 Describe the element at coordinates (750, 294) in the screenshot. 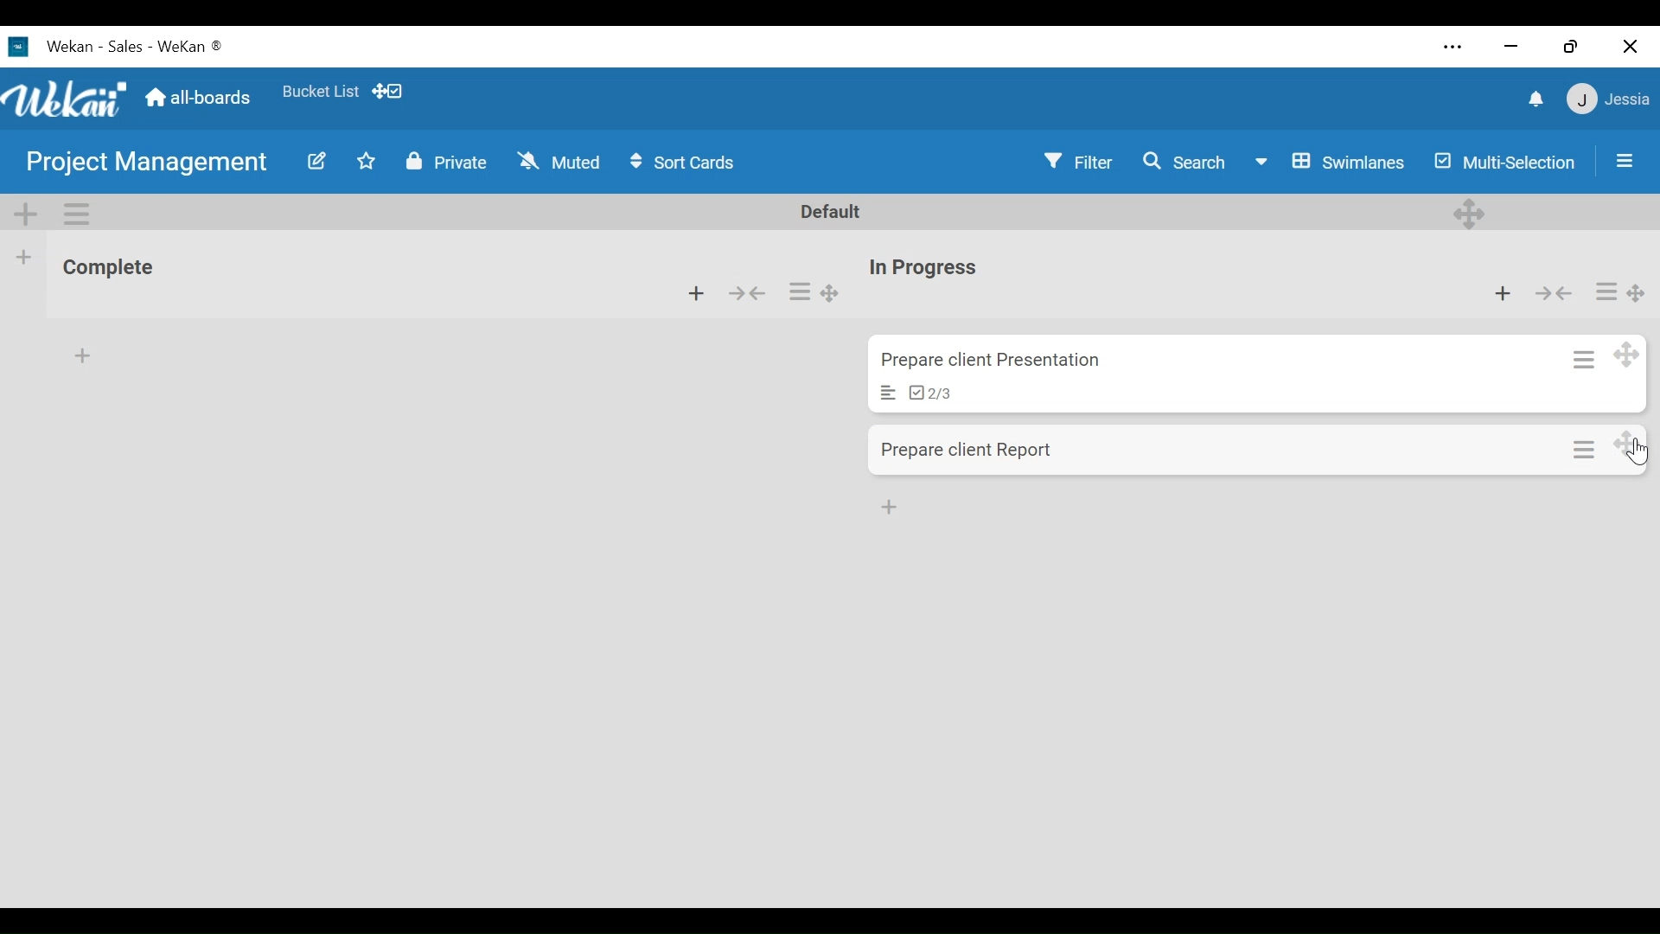

I see `Collapse` at that location.